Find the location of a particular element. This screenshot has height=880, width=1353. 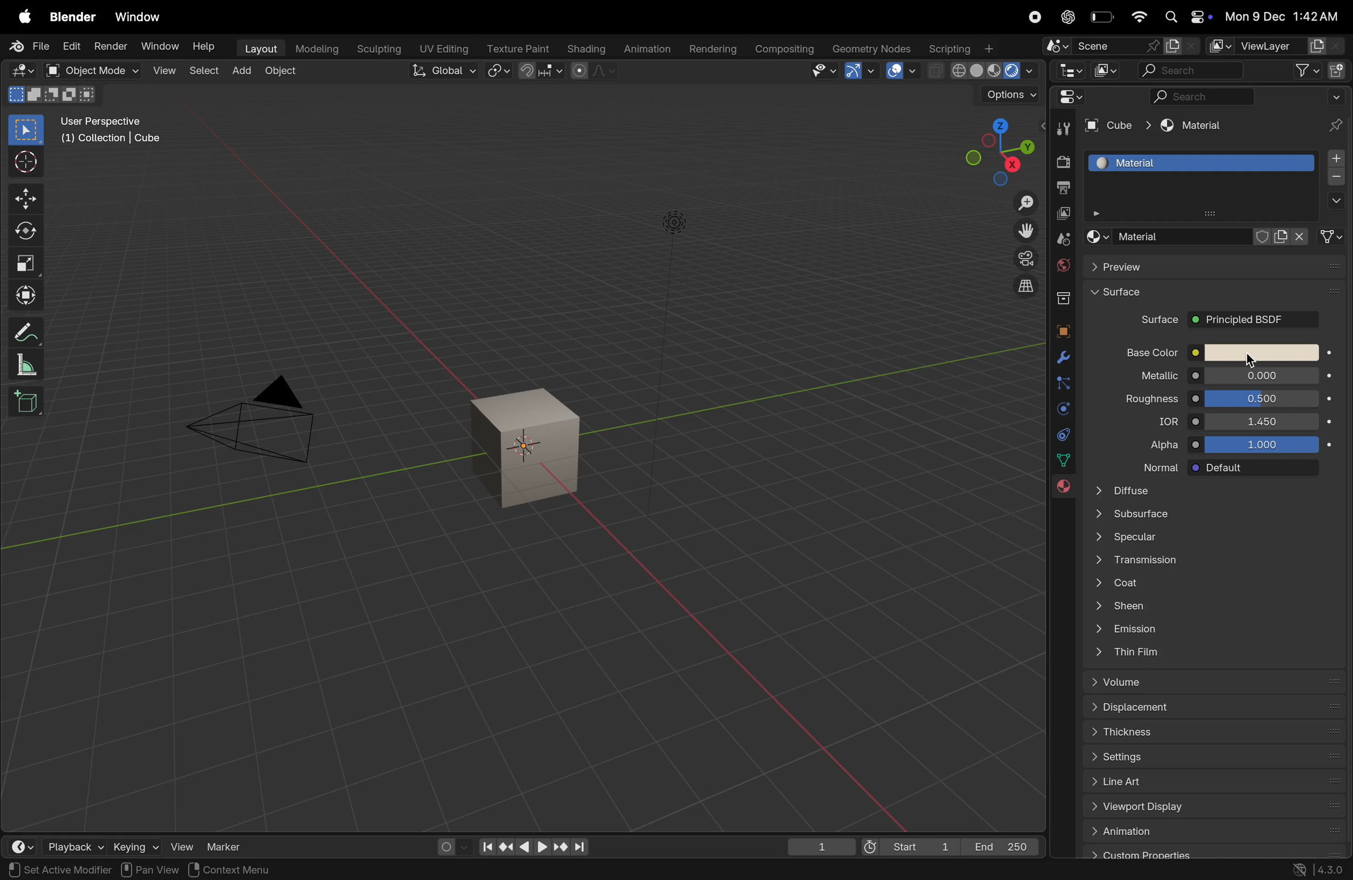

shading is located at coordinates (586, 49).